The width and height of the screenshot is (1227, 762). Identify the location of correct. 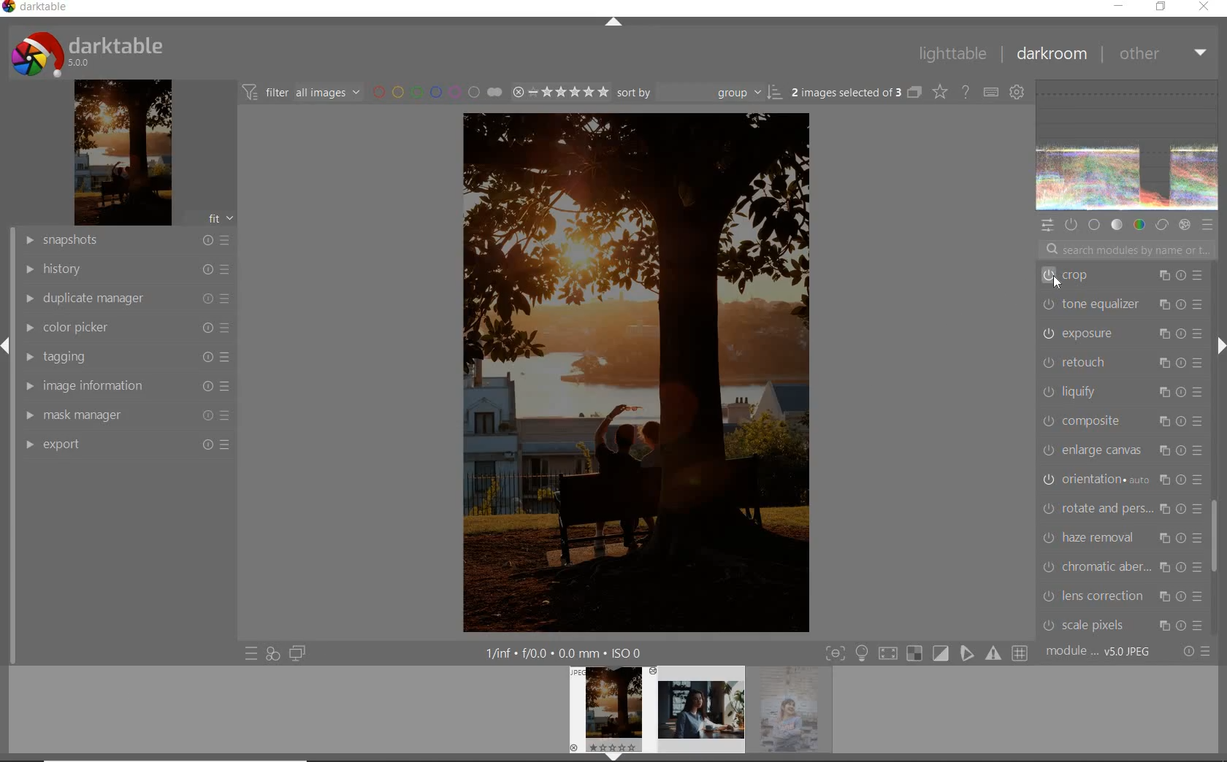
(1161, 224).